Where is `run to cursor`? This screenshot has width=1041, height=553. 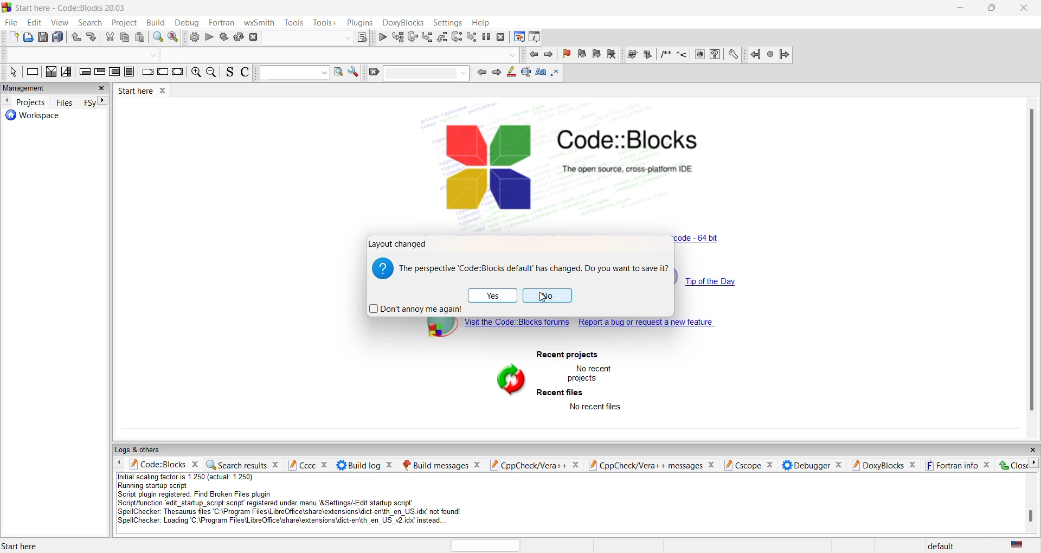 run to cursor is located at coordinates (398, 37).